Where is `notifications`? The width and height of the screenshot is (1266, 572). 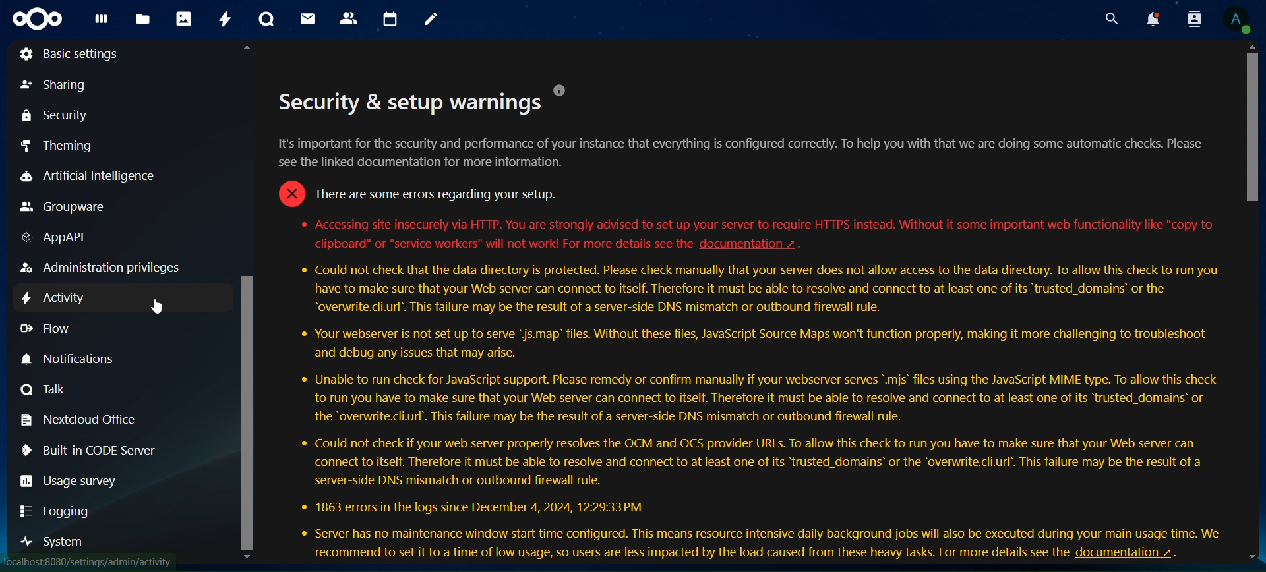
notifications is located at coordinates (1150, 19).